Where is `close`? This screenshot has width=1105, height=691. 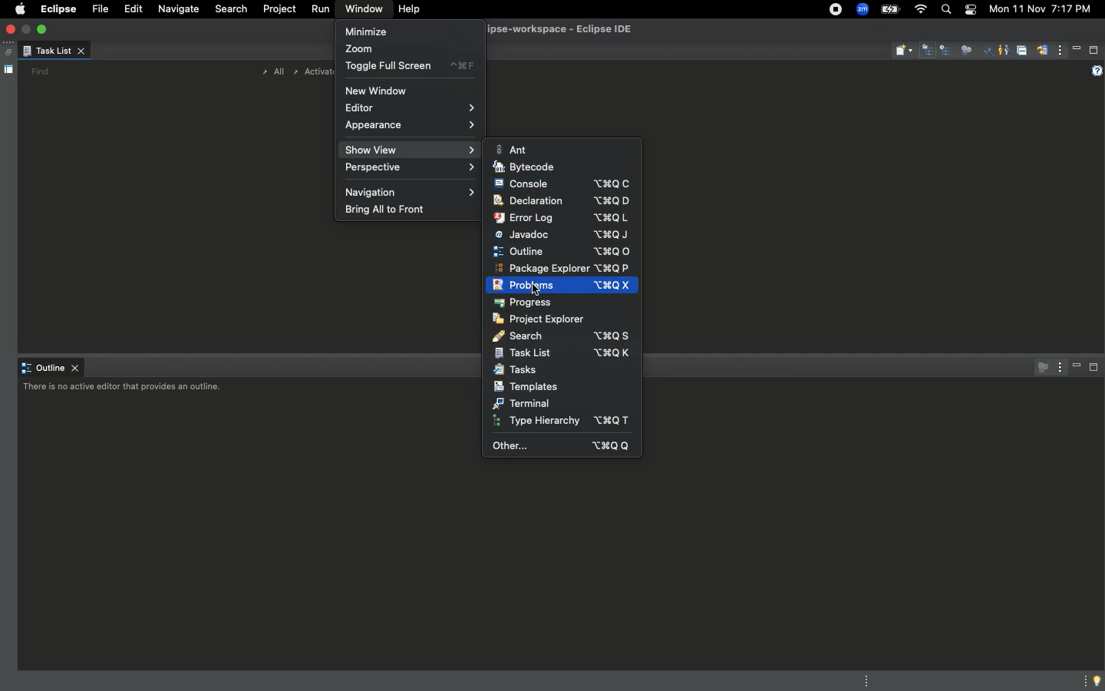
close is located at coordinates (12, 30).